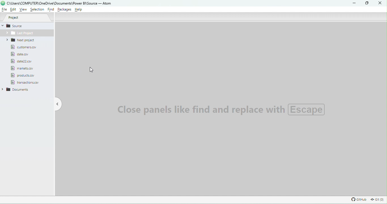  I want to click on Next project, so click(25, 40).